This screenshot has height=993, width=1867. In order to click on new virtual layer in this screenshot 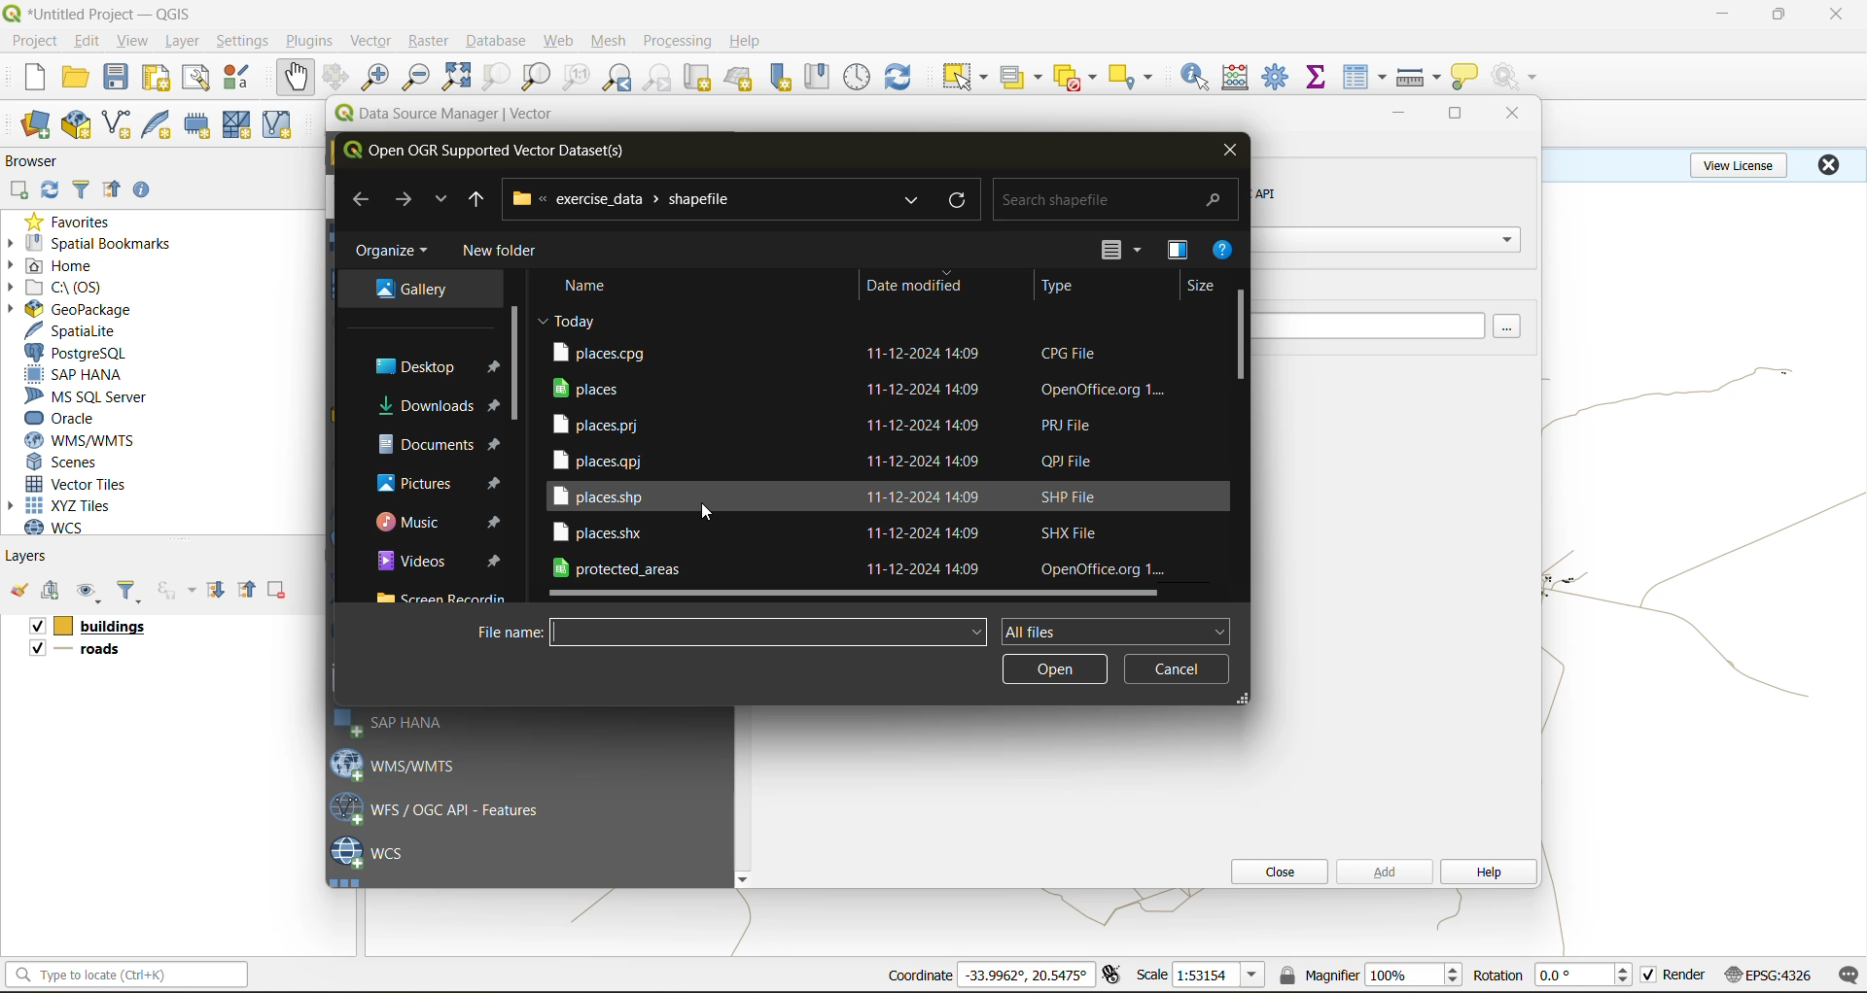, I will do `click(280, 126)`.